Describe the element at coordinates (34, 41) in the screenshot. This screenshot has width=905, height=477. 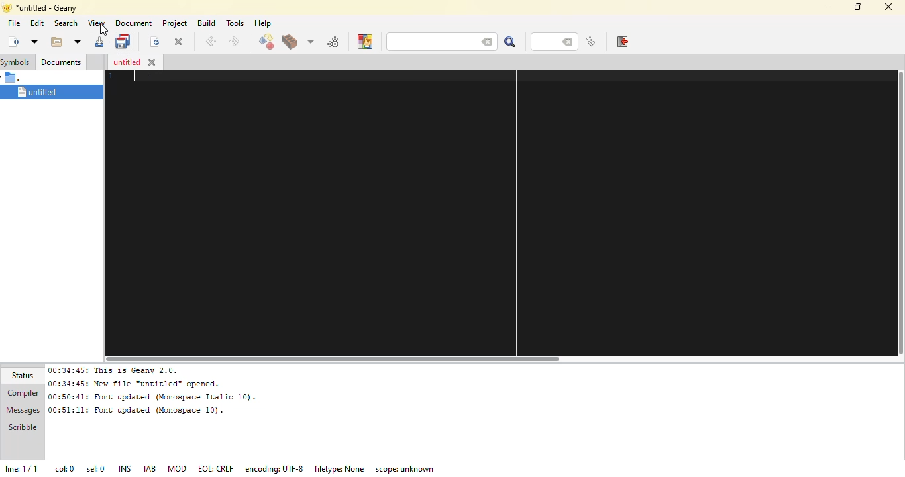
I see `new from template` at that location.